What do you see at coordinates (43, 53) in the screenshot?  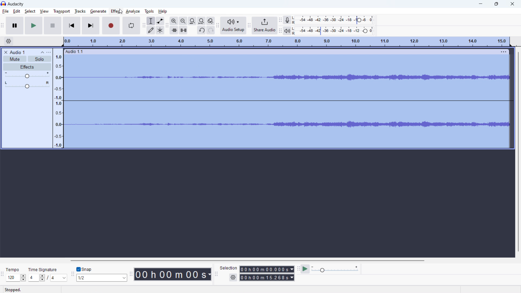 I see `collapse` at bounding box center [43, 53].